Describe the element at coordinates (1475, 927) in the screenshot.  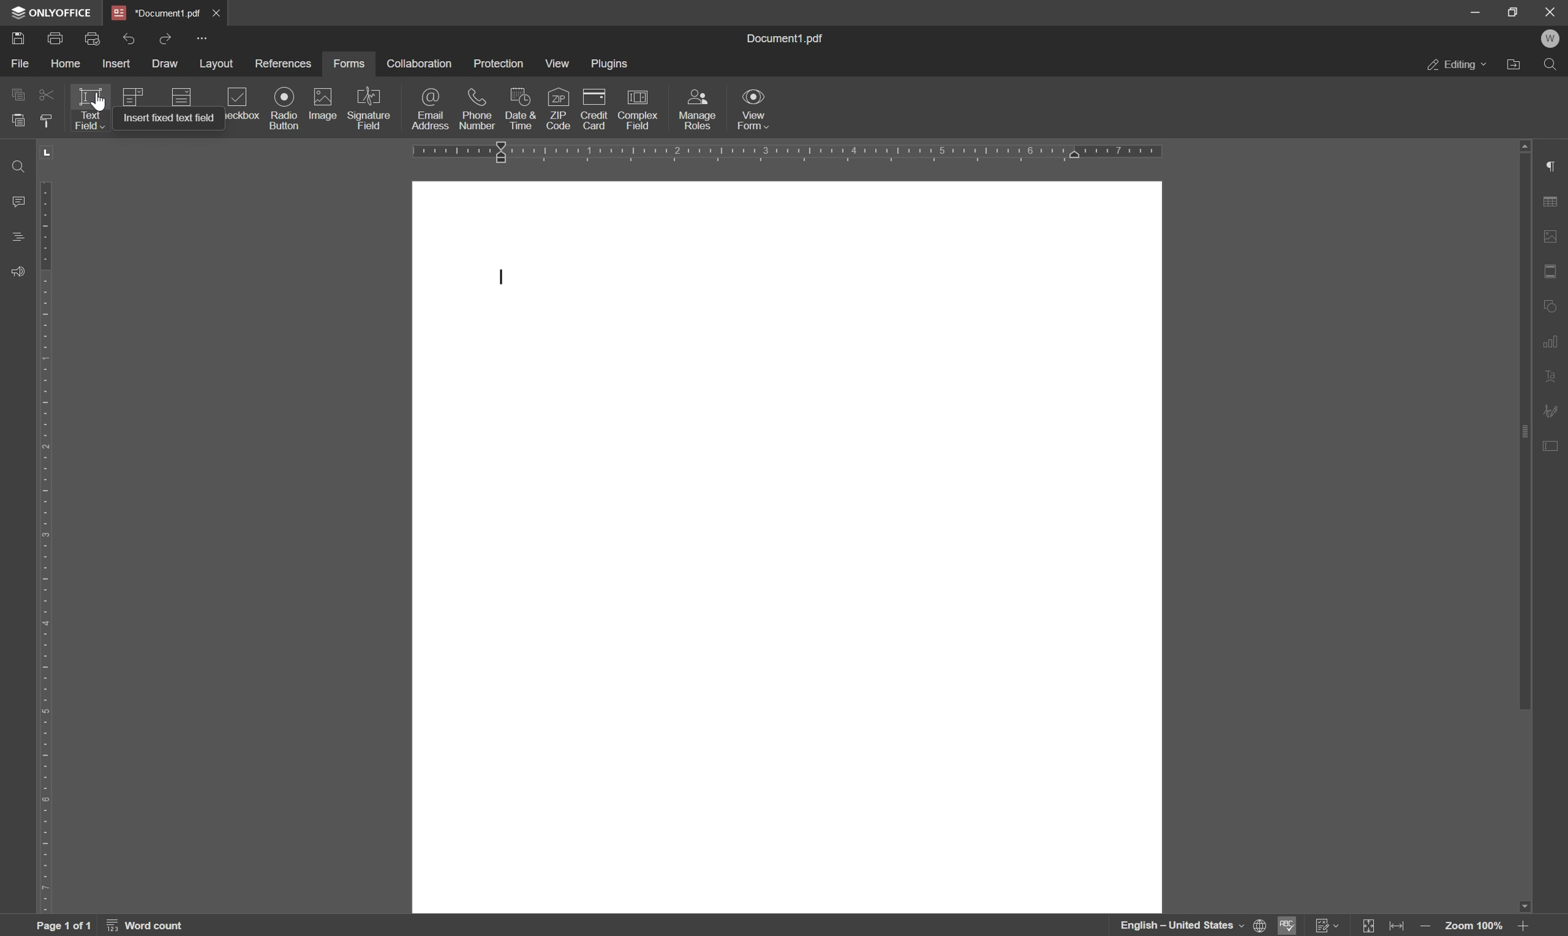
I see `zoom 100%` at that location.